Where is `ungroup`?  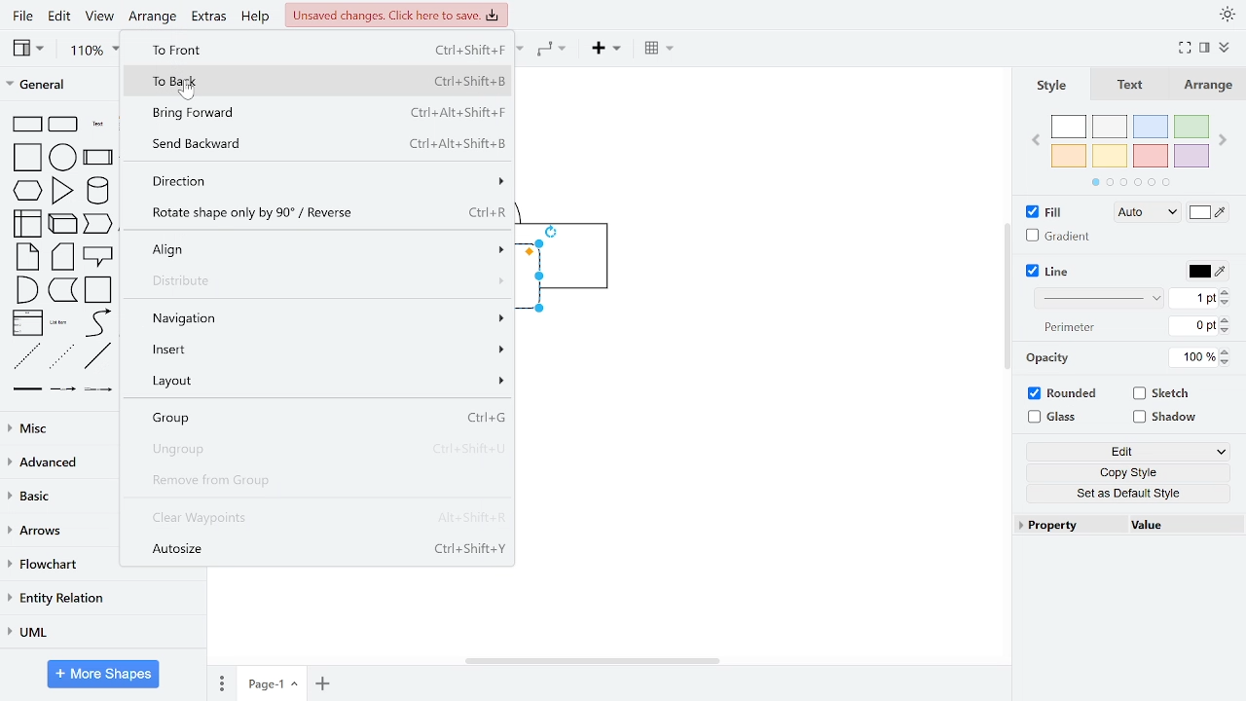 ungroup is located at coordinates (322, 447).